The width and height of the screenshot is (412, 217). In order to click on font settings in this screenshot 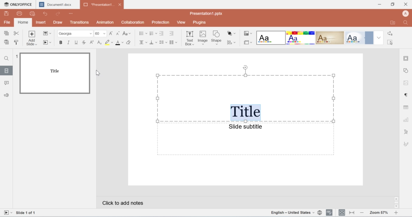, I will do `click(407, 133)`.